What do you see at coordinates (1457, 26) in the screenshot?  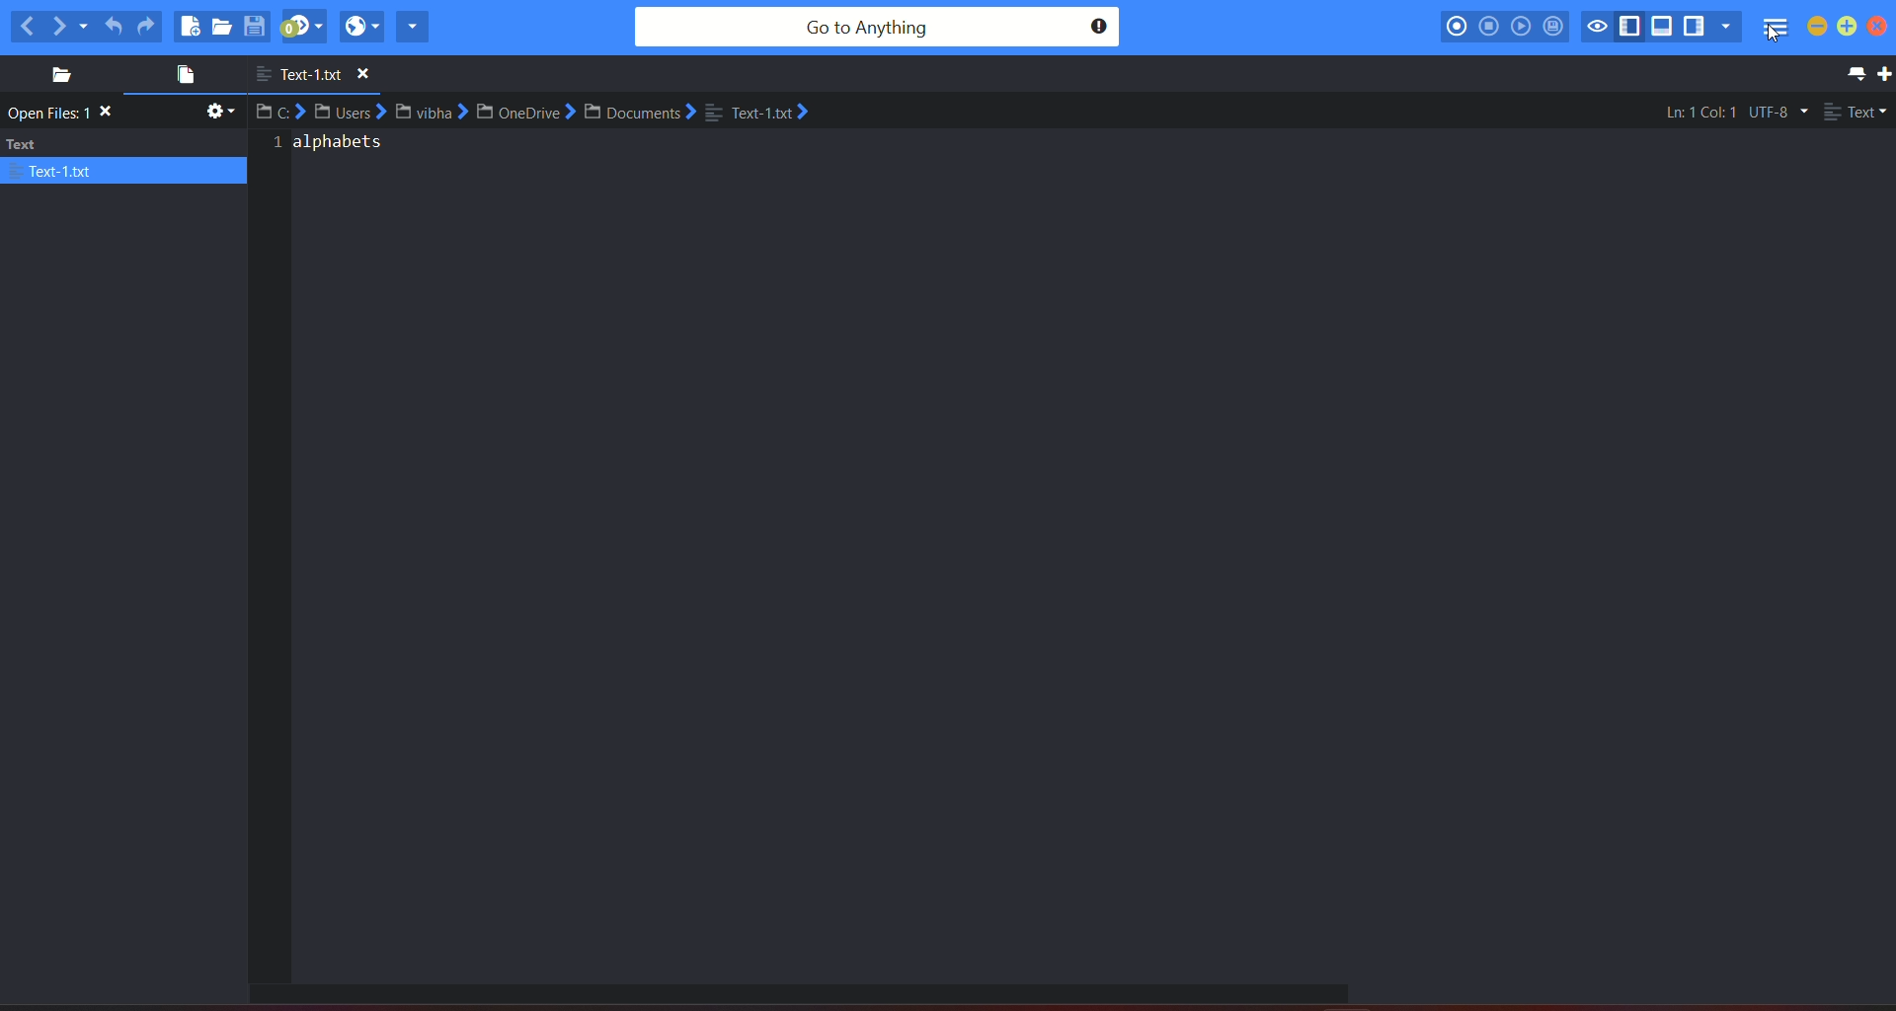 I see `record macro` at bounding box center [1457, 26].